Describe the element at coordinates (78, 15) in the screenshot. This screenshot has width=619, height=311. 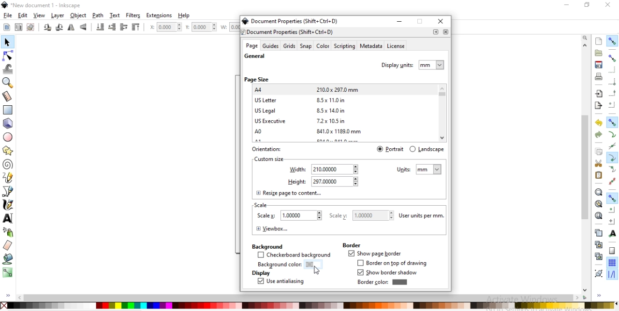
I see `object` at that location.